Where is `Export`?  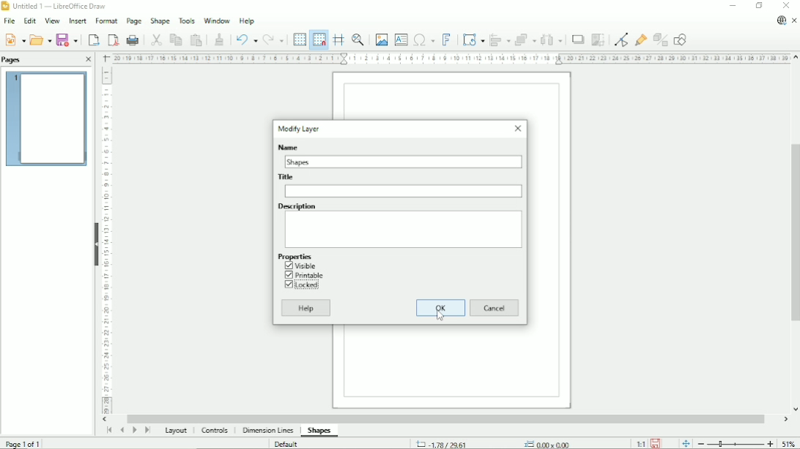
Export is located at coordinates (92, 39).